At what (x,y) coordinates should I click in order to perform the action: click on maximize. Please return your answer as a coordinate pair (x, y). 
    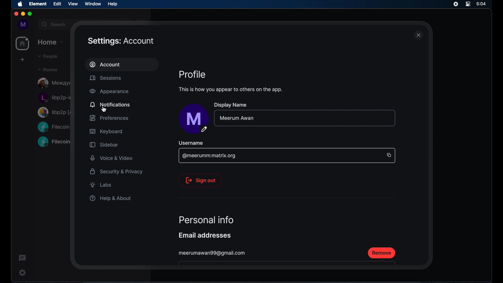
    Looking at the image, I should click on (30, 14).